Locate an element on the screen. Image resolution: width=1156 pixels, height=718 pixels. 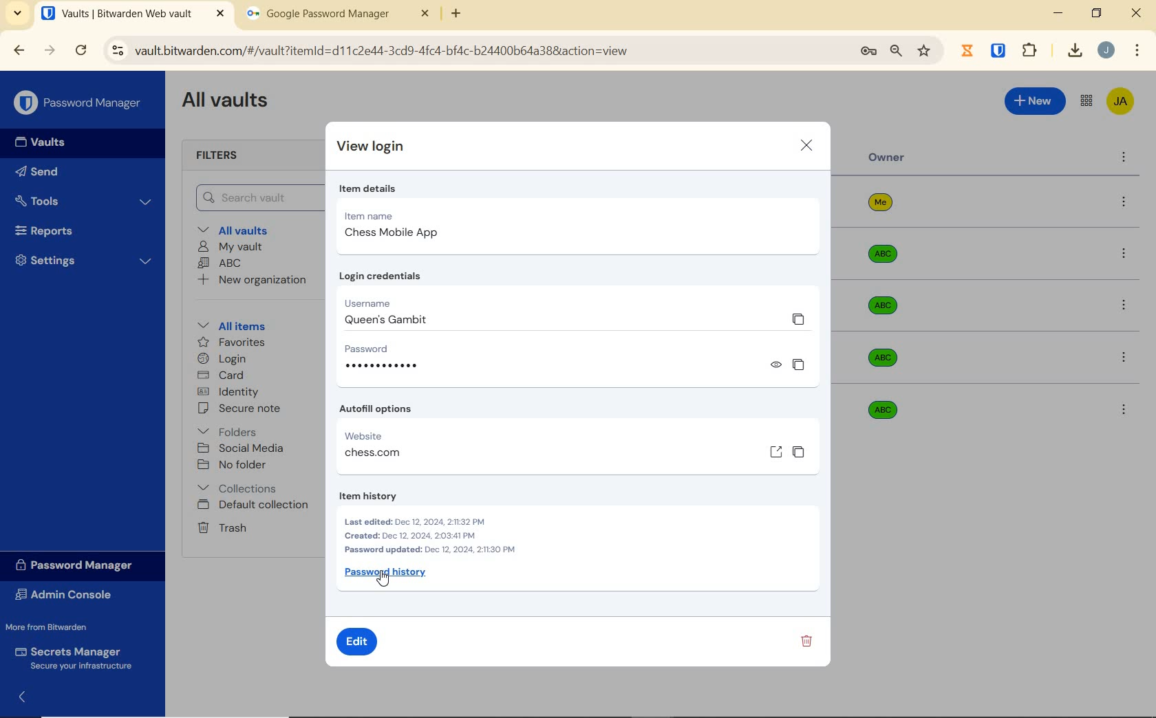
close is located at coordinates (806, 147).